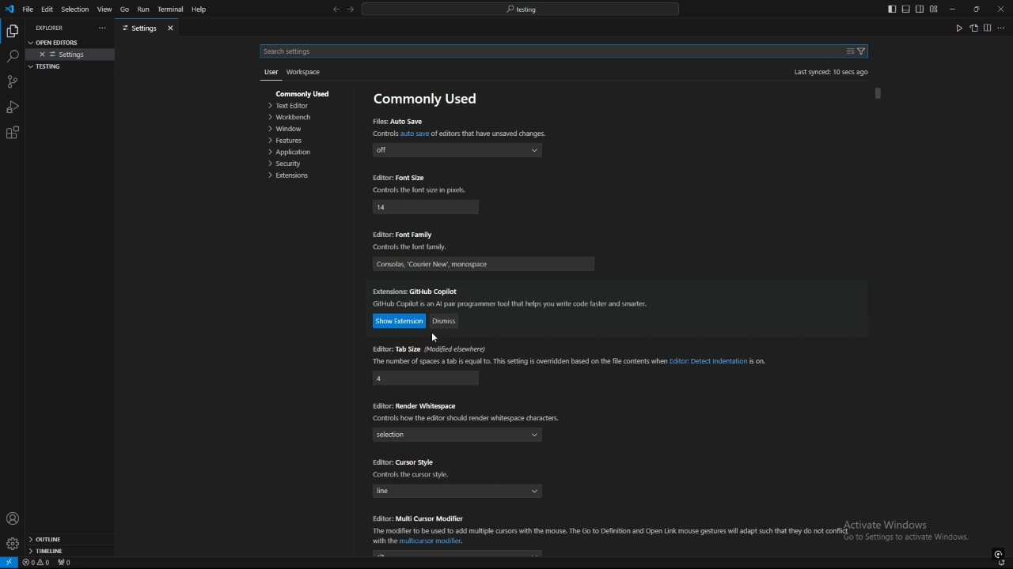  I want to click on info, so click(609, 536).